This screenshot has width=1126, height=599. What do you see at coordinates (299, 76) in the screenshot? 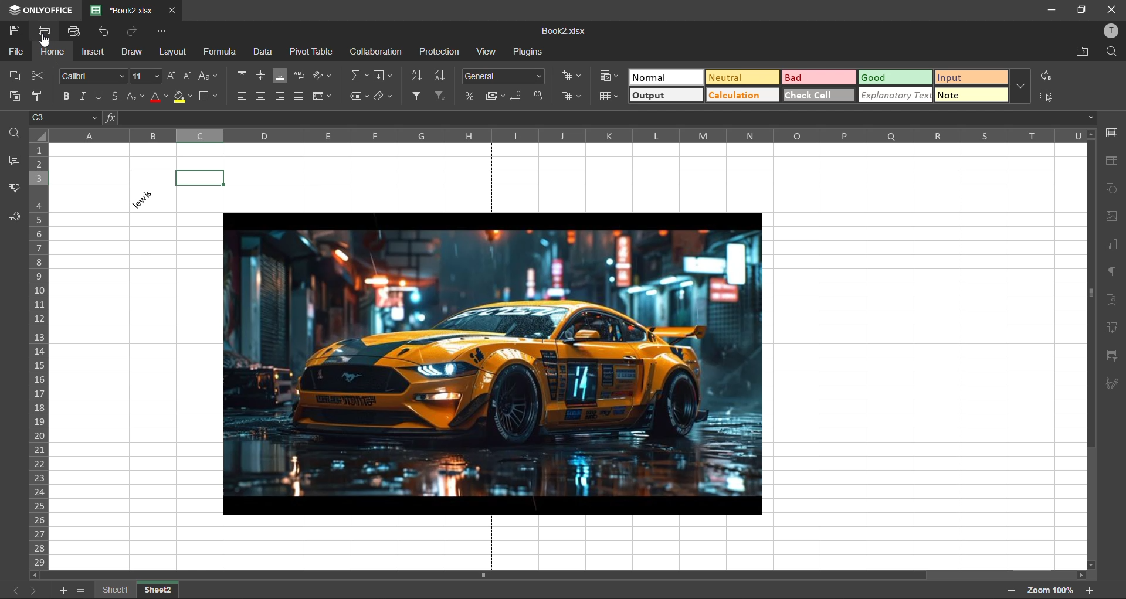
I see `wrap text` at bounding box center [299, 76].